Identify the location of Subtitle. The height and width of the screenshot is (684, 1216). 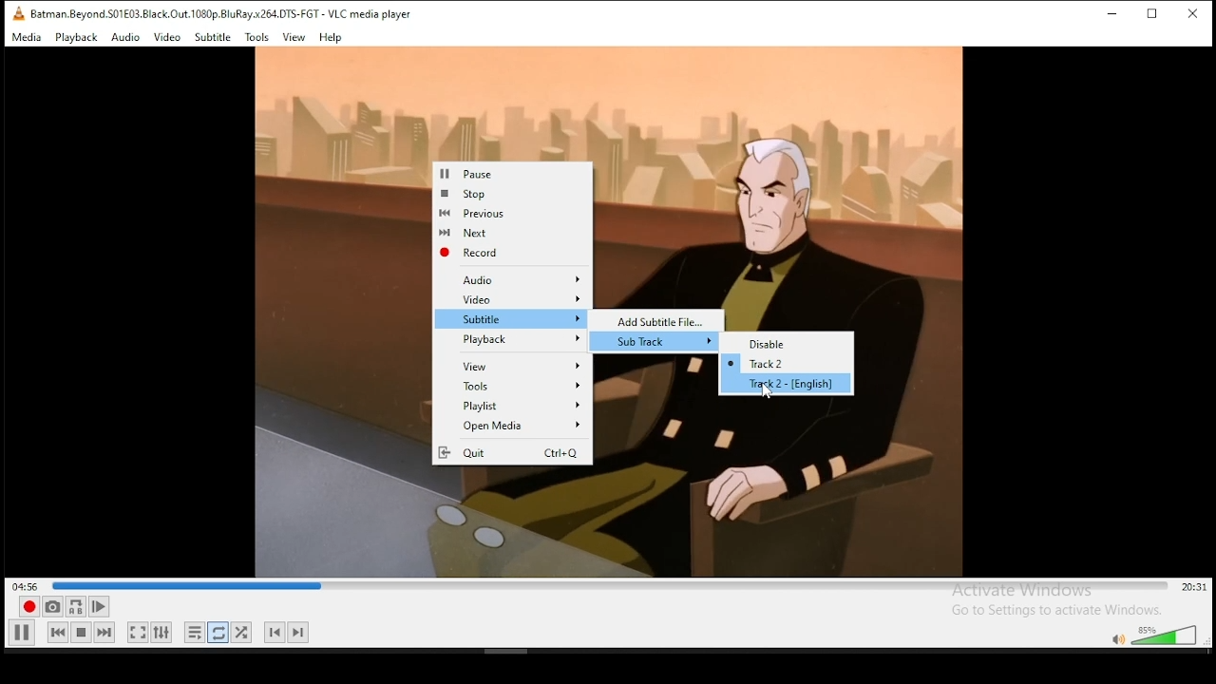
(516, 318).